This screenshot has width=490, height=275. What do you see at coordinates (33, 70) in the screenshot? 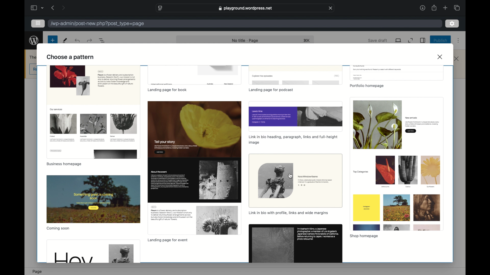
I see `obscure button` at bounding box center [33, 70].